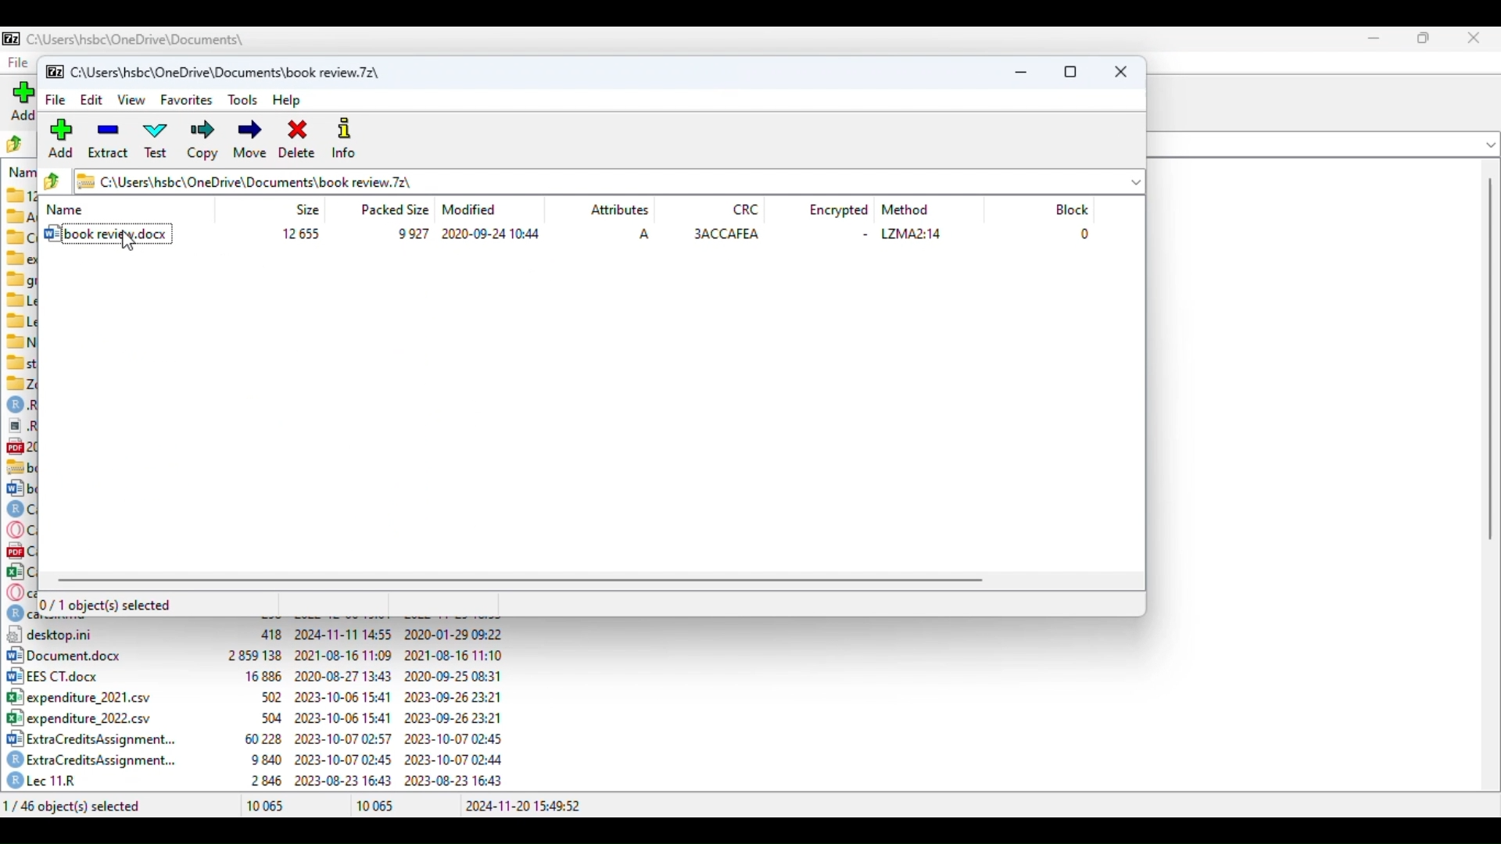 This screenshot has width=1501, height=844. I want to click on 10 065, so click(266, 806).